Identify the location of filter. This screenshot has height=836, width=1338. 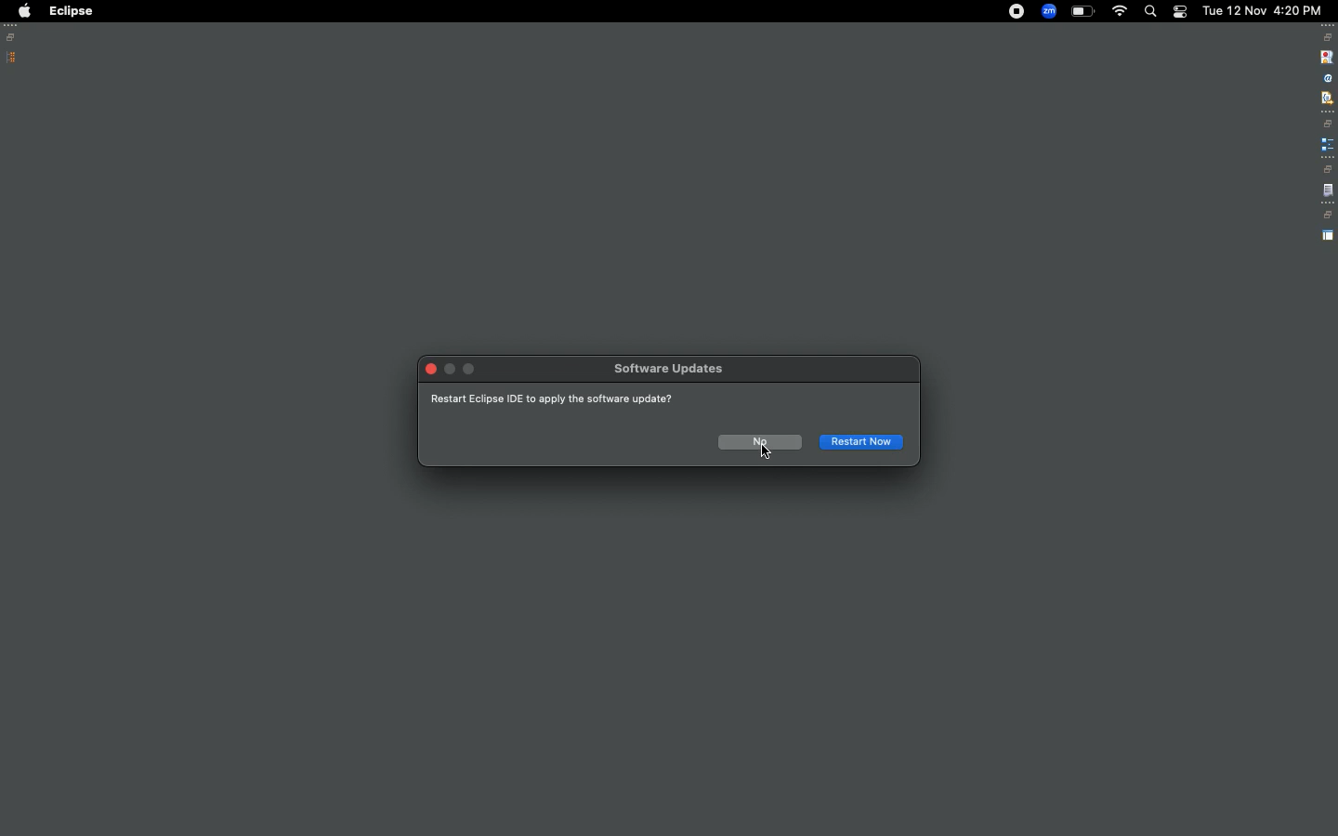
(1326, 98).